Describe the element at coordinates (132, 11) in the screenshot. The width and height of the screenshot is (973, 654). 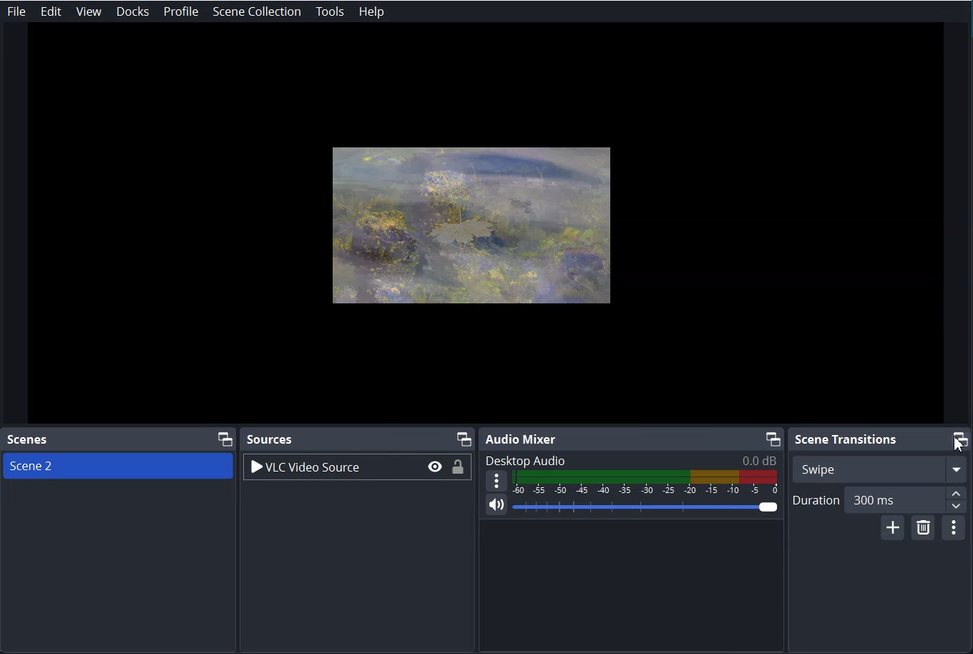
I see `Docks` at that location.